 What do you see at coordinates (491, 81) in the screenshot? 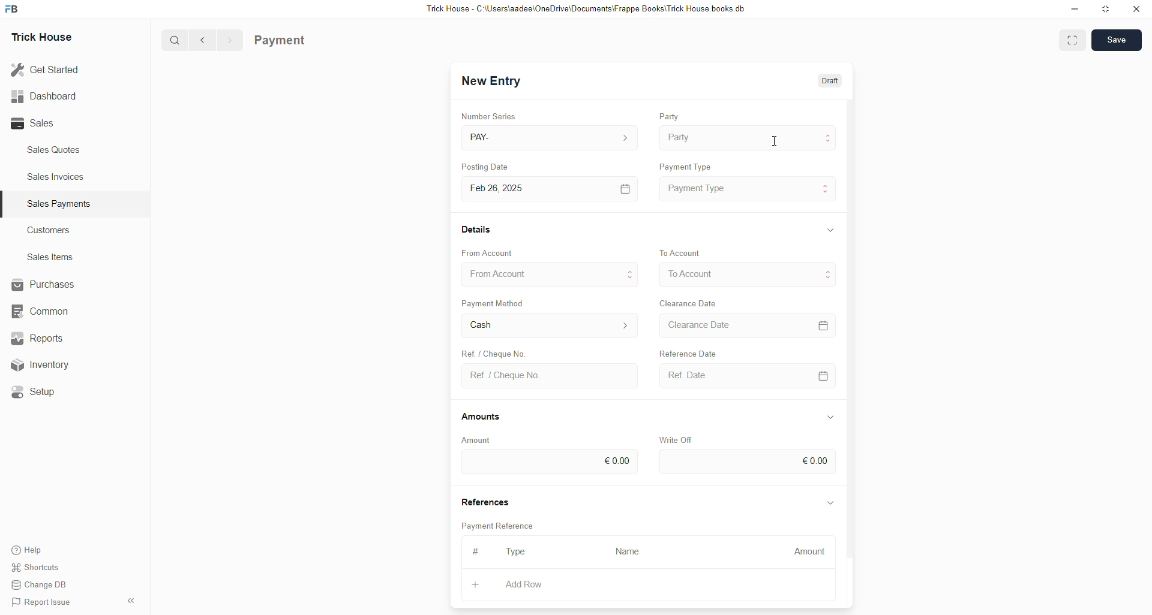
I see `New Entry` at bounding box center [491, 81].